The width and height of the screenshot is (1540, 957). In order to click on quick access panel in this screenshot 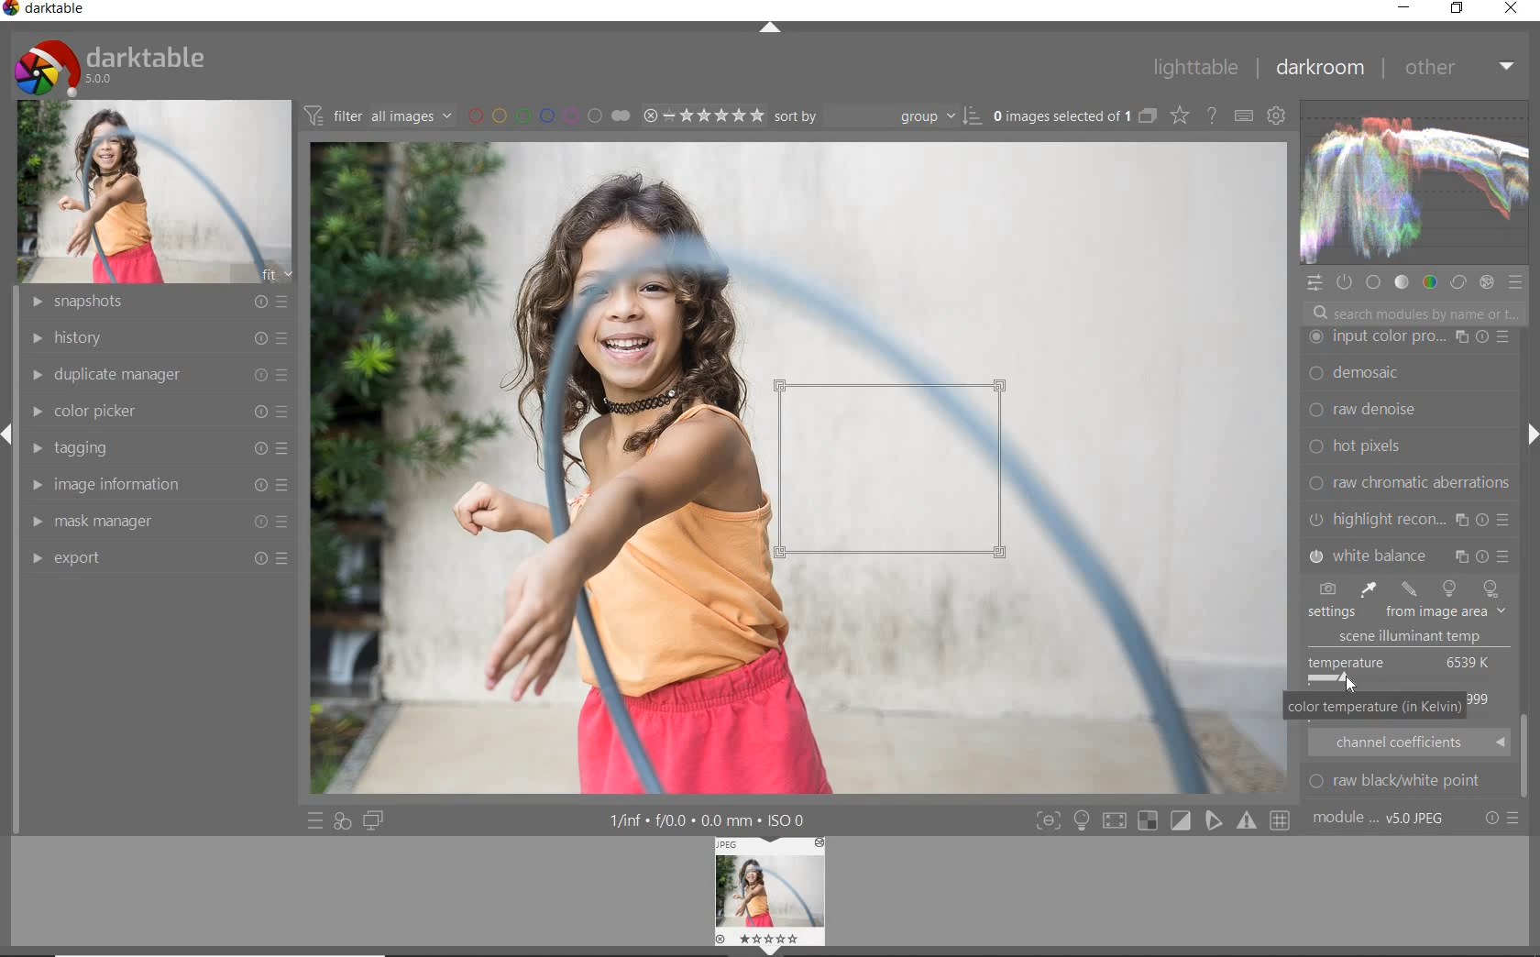, I will do `click(1315, 283)`.